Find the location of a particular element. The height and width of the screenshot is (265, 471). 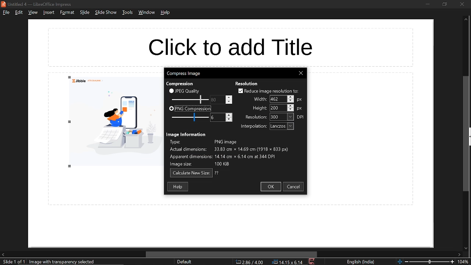

restore down is located at coordinates (444, 4).